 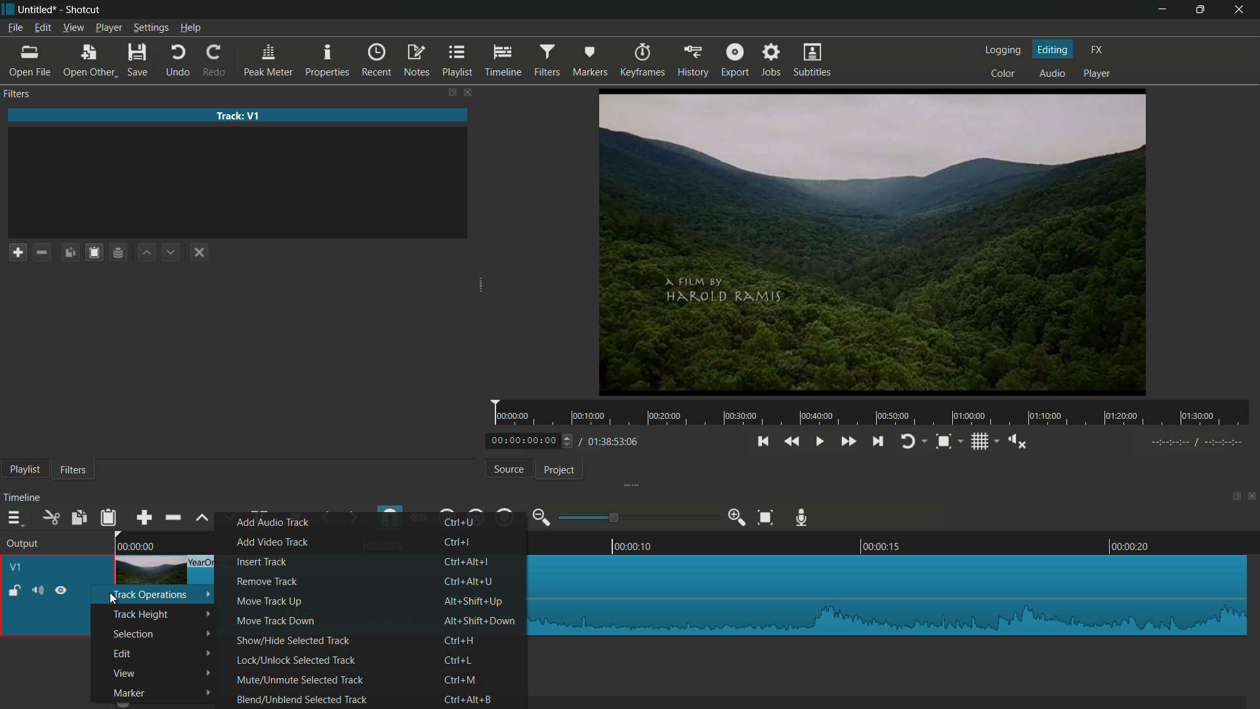 I want to click on skip to the next point, so click(x=879, y=442).